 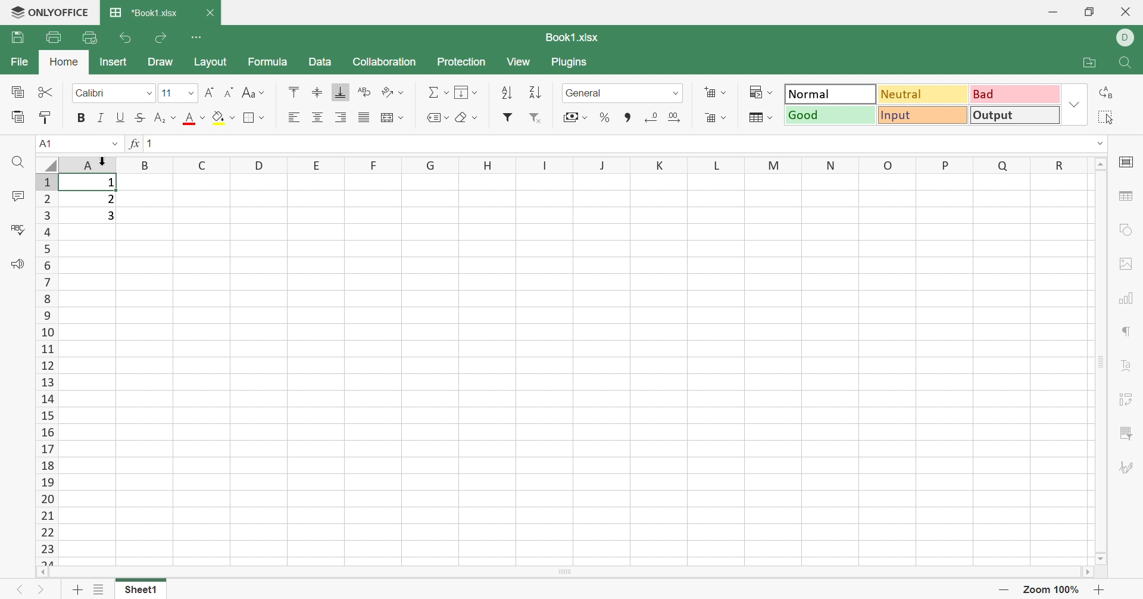 I want to click on Align left, so click(x=293, y=118).